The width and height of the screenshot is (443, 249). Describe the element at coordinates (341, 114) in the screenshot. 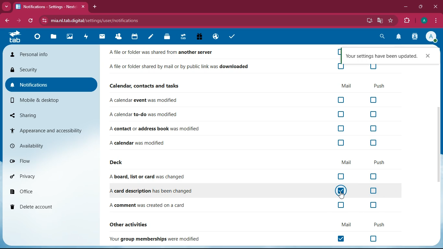

I see `off` at that location.